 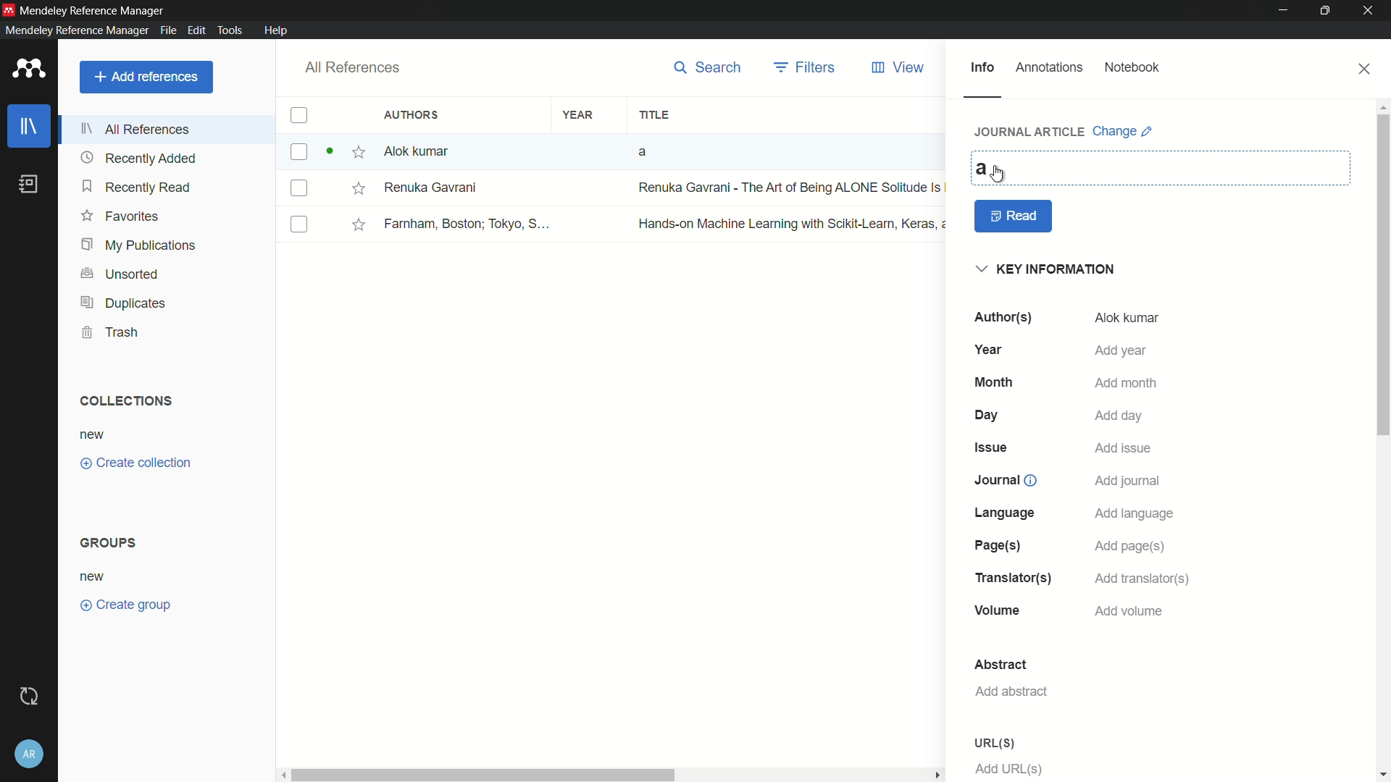 What do you see at coordinates (899, 68) in the screenshot?
I see `view` at bounding box center [899, 68].